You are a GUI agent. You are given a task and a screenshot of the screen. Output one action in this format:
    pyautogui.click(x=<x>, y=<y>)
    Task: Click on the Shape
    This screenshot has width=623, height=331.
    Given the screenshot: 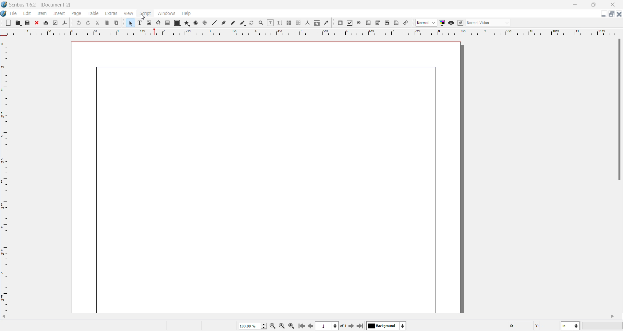 What is the action you would take?
    pyautogui.click(x=178, y=23)
    